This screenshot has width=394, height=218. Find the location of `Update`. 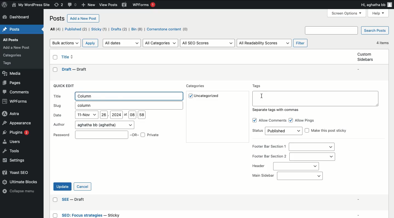

Update is located at coordinates (63, 186).